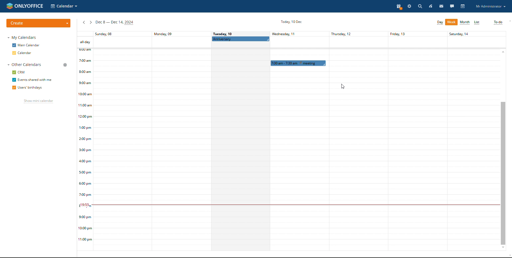 The height and width of the screenshot is (258, 512). I want to click on week view, so click(451, 22).